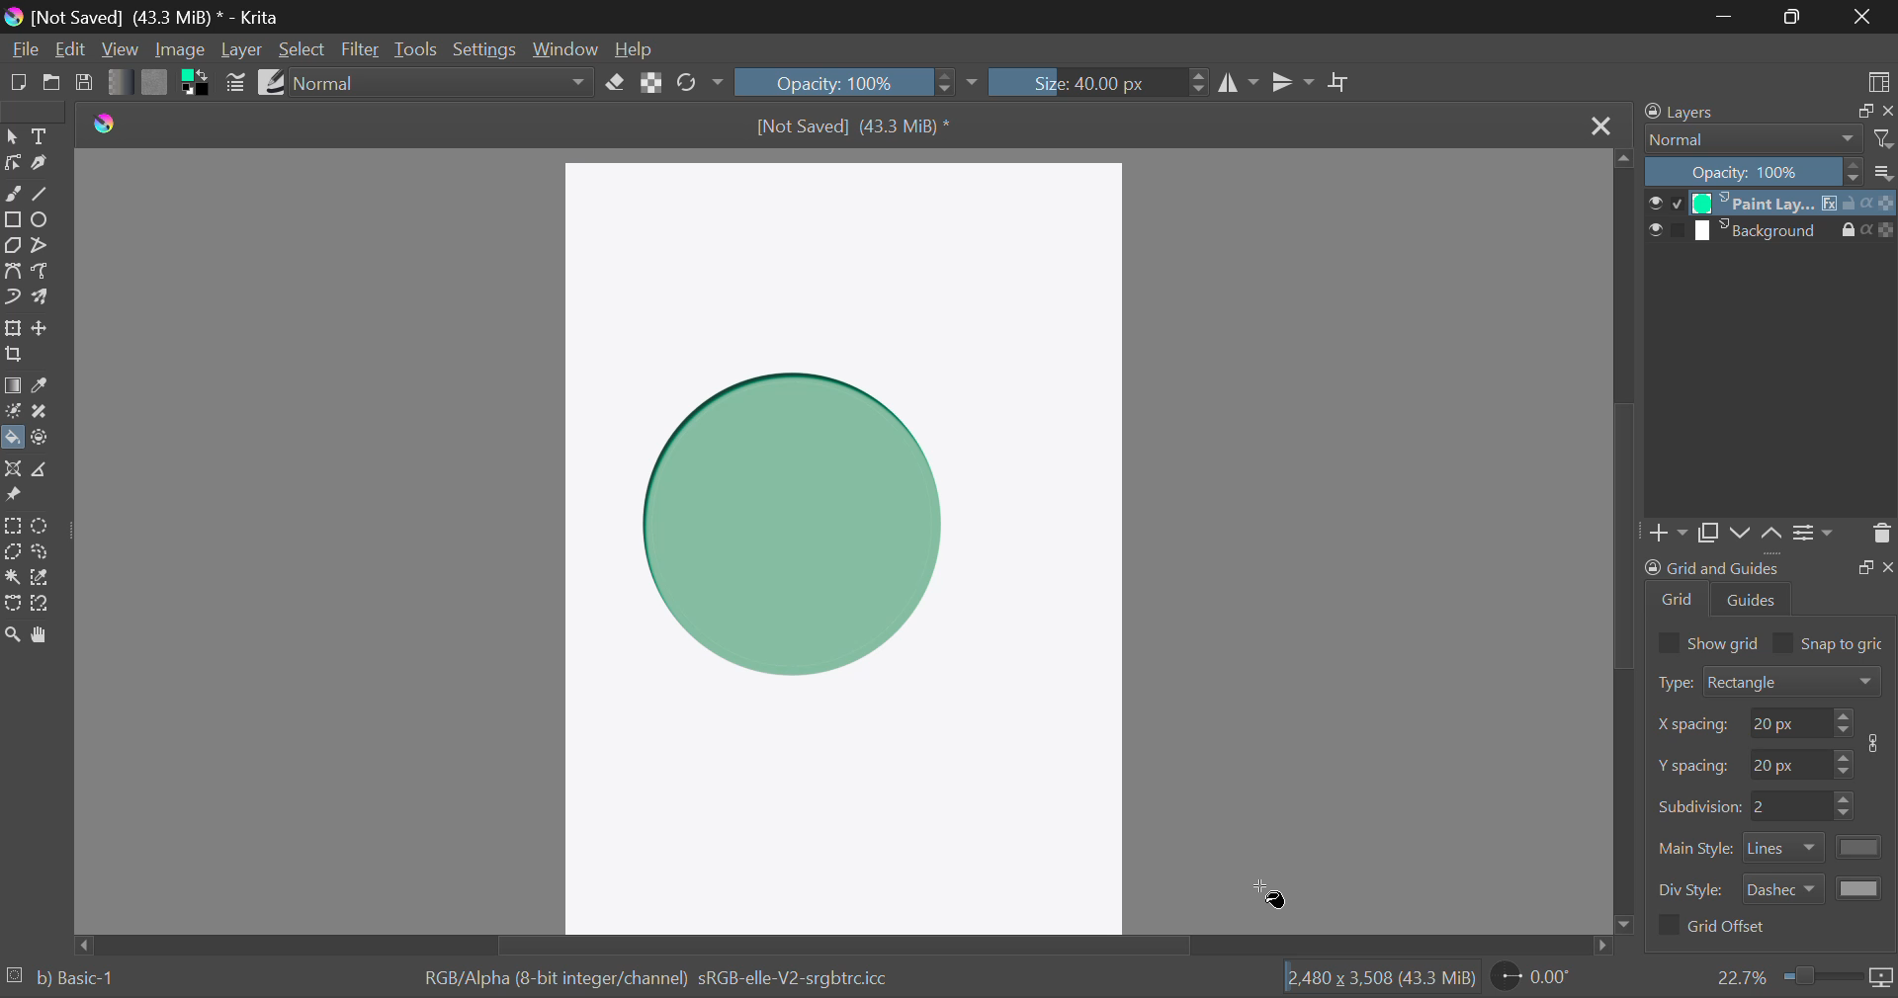  I want to click on Close, so click(1863, 17).